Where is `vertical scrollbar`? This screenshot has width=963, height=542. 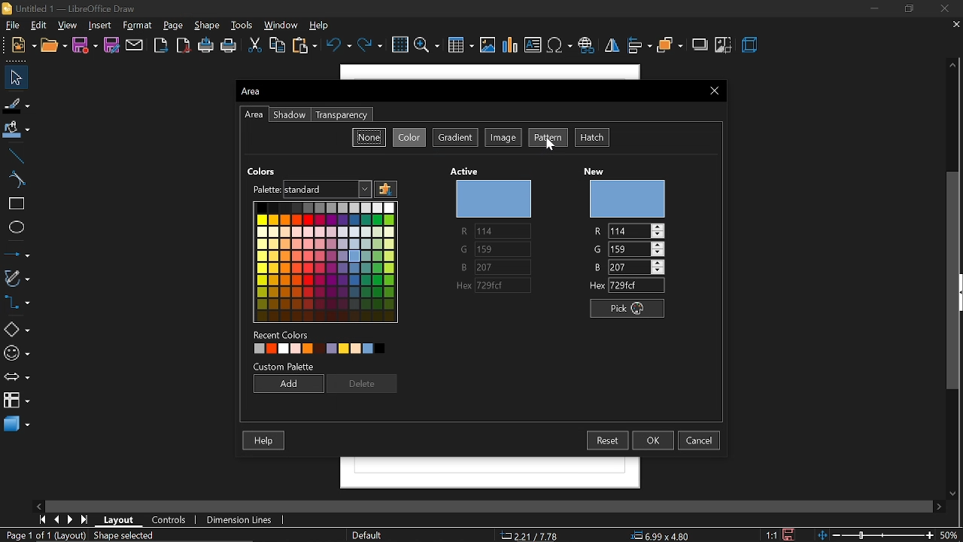 vertical scrollbar is located at coordinates (955, 280).